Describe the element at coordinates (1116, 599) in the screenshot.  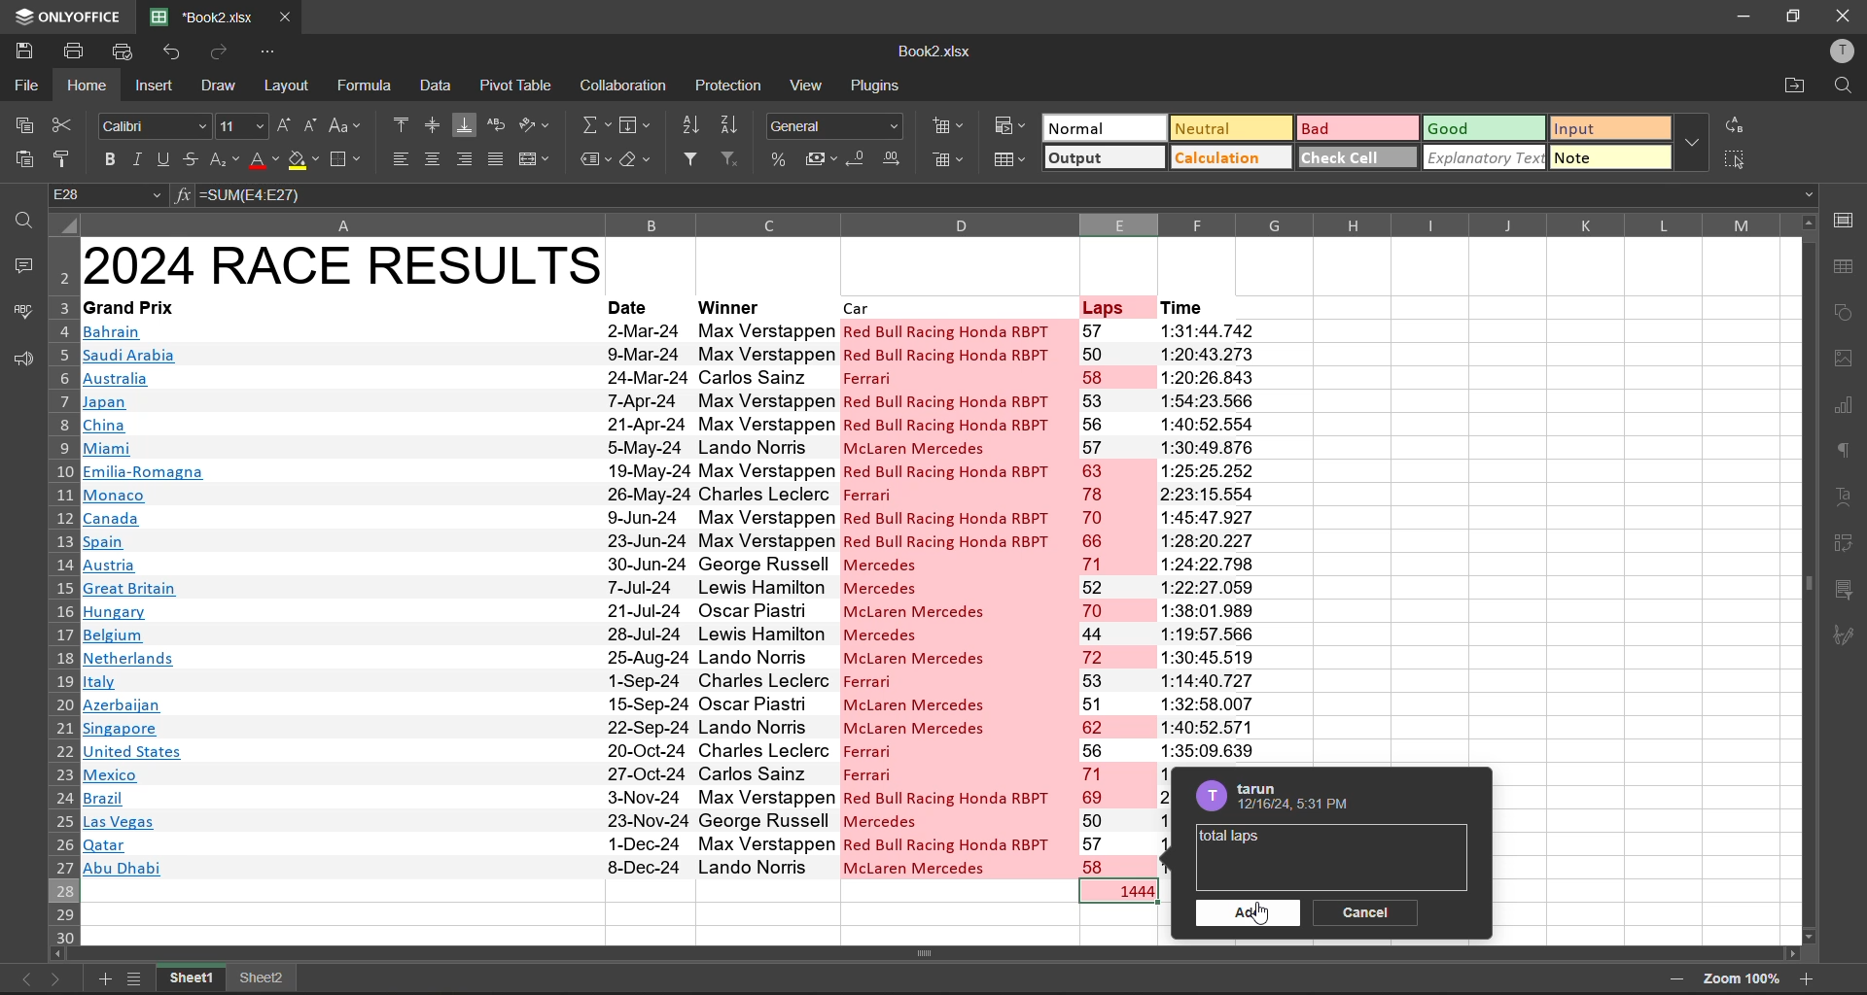
I see `laps` at that location.